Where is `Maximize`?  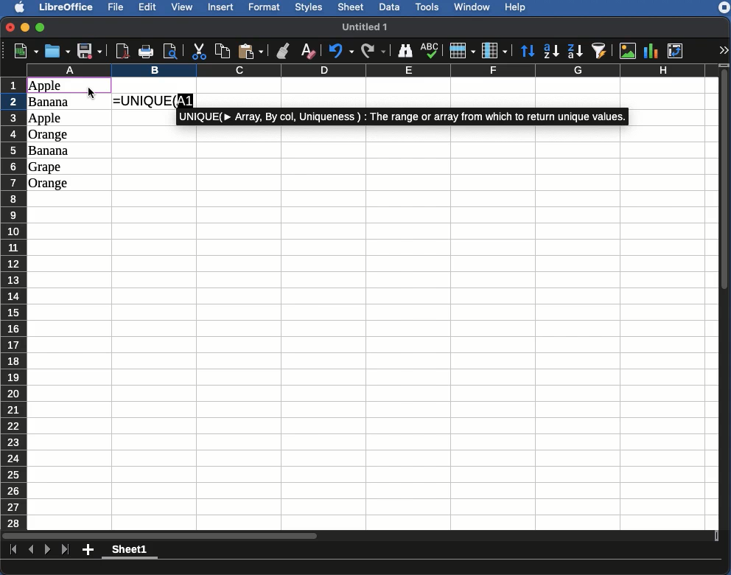 Maximize is located at coordinates (41, 27).